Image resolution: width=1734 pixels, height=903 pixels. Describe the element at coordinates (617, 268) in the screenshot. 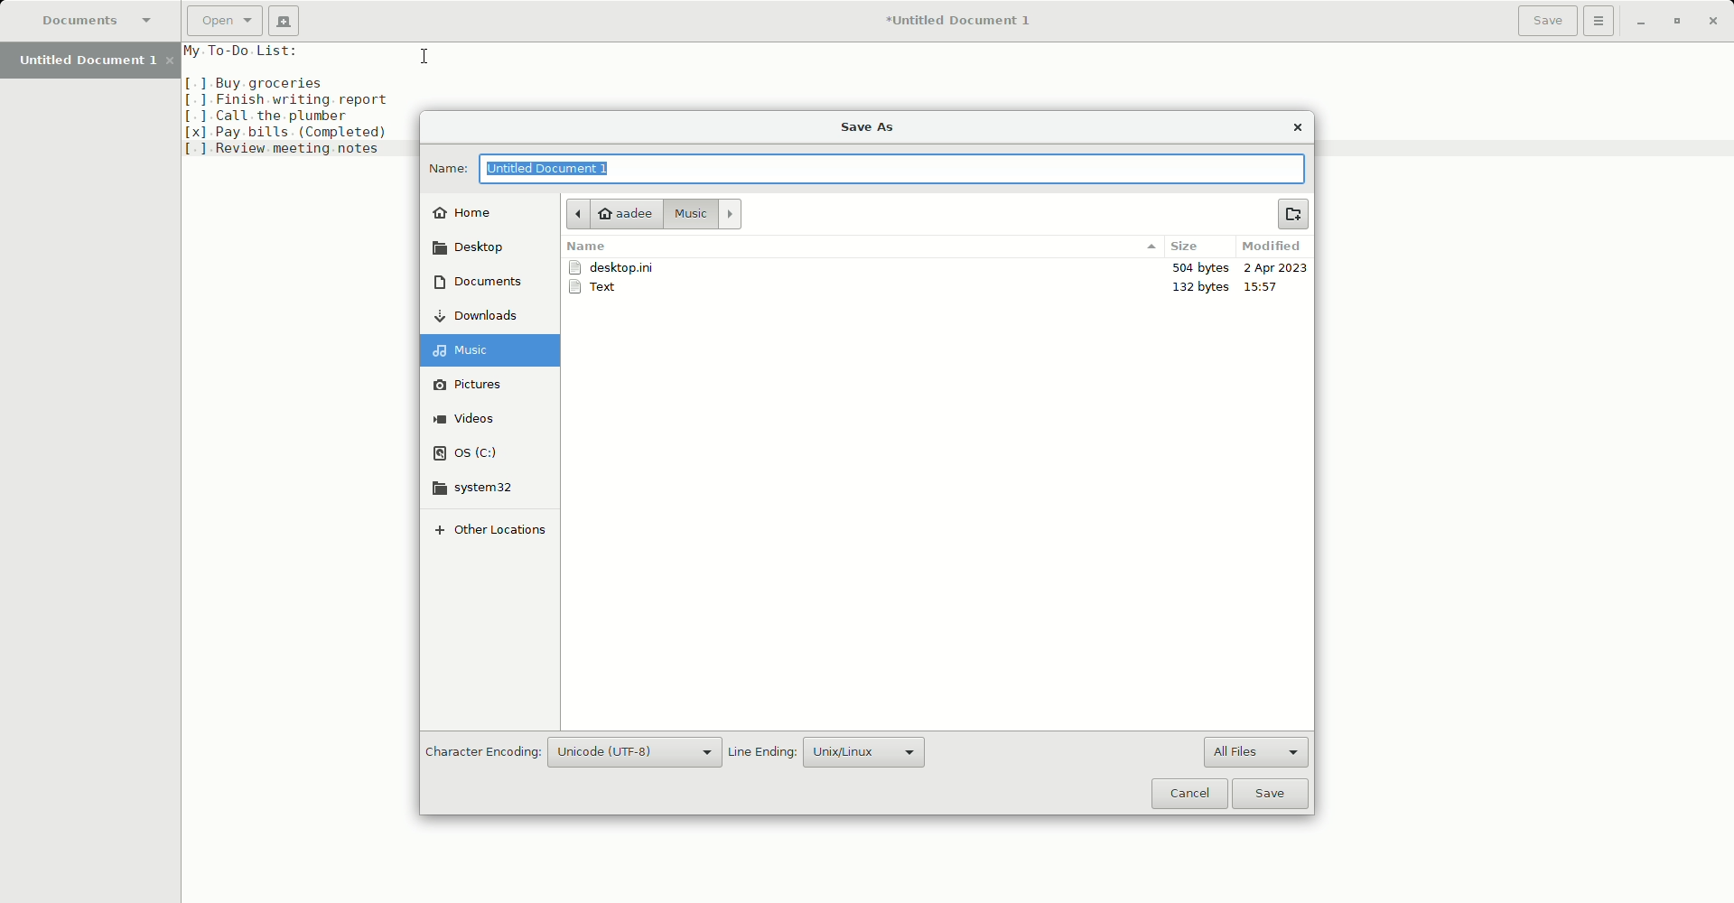

I see `desktop.ini` at that location.